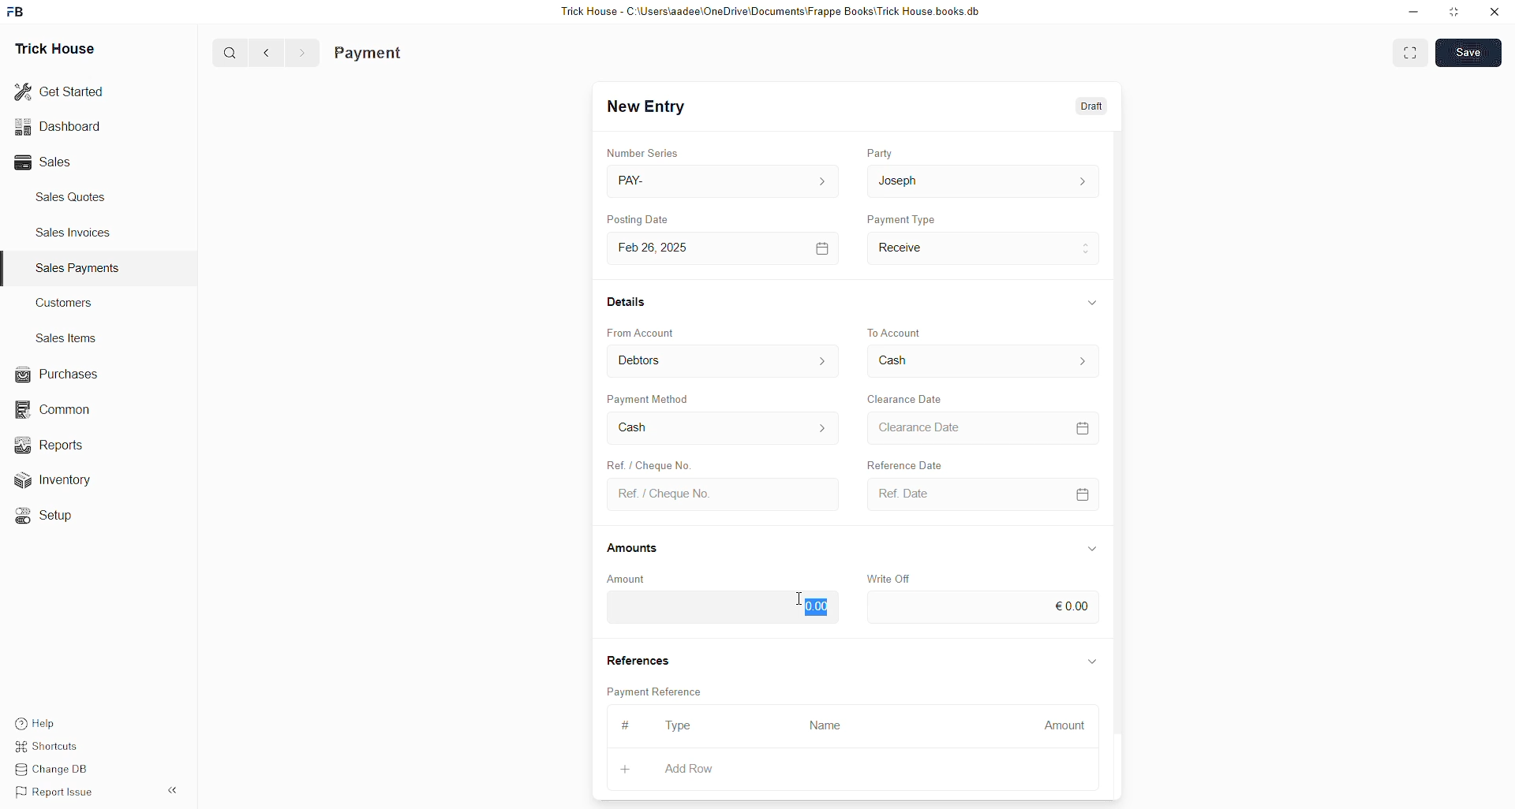 The image size is (1515, 809). What do you see at coordinates (880, 152) in the screenshot?
I see `Party` at bounding box center [880, 152].